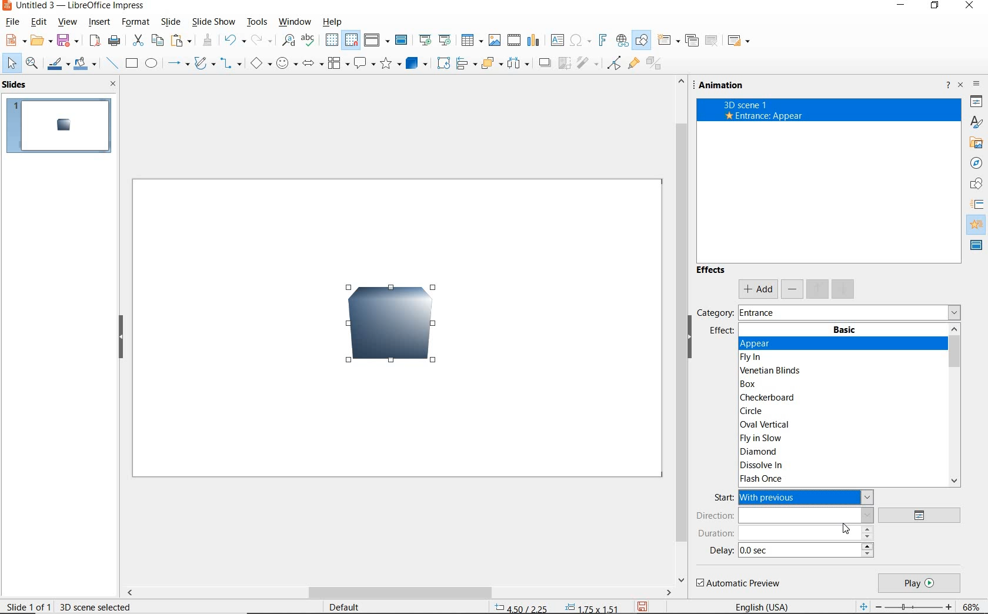 This screenshot has width=988, height=614. I want to click on slide show, so click(214, 22).